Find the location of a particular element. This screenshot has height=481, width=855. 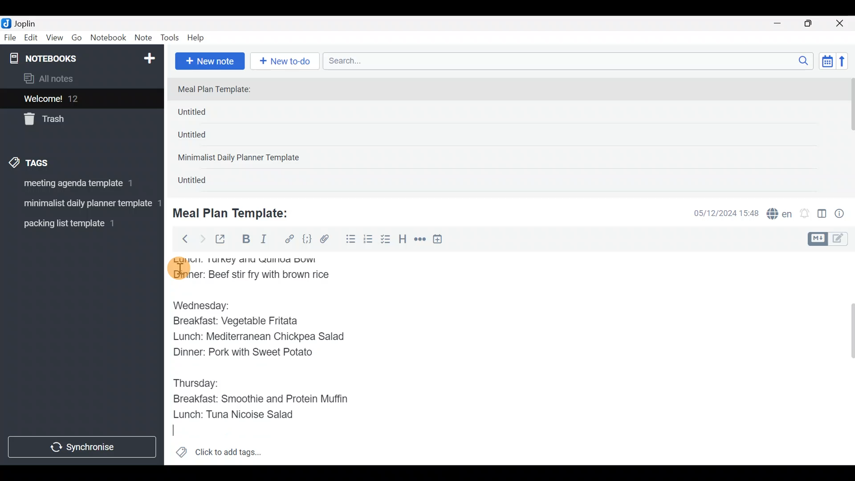

Checkbox is located at coordinates (387, 240).